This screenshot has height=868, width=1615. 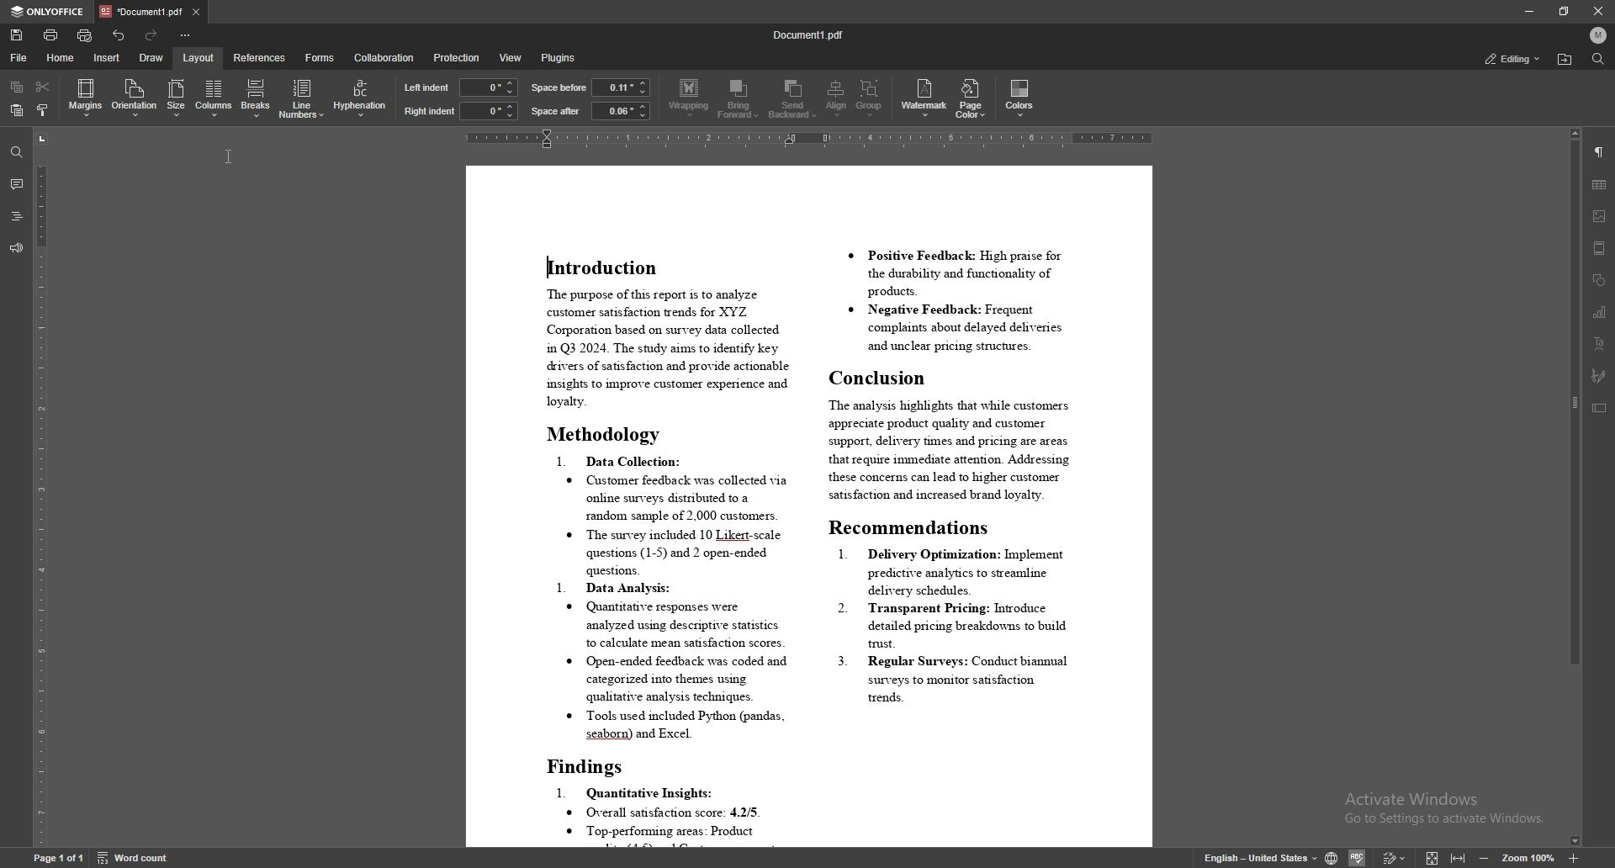 What do you see at coordinates (17, 217) in the screenshot?
I see `heading` at bounding box center [17, 217].